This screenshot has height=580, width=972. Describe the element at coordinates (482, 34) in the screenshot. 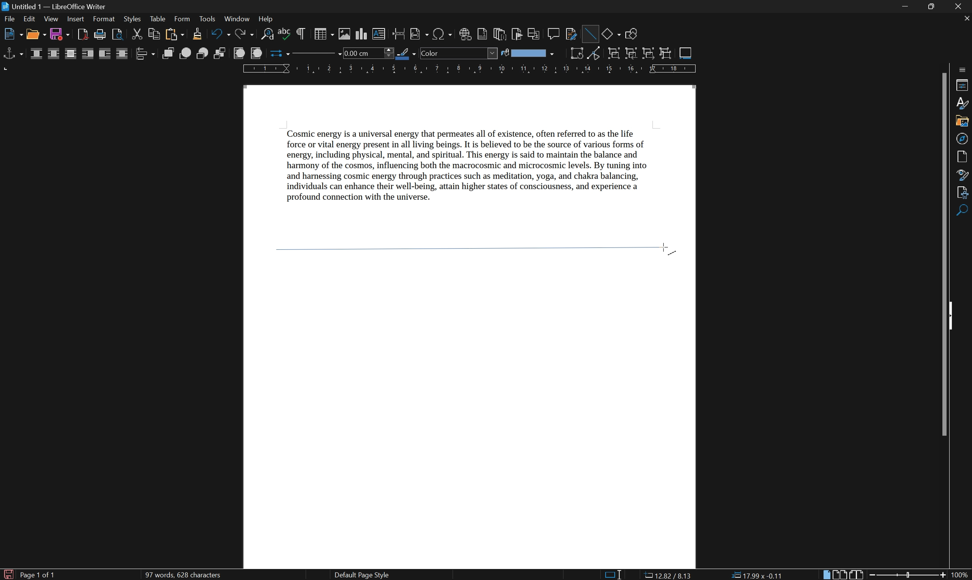

I see `insert footnote` at that location.